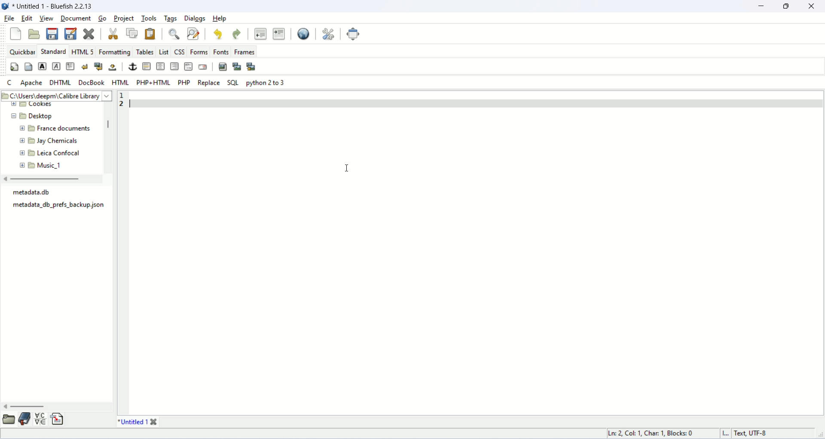 This screenshot has width=825, height=439. Describe the element at coordinates (171, 18) in the screenshot. I see `tags` at that location.